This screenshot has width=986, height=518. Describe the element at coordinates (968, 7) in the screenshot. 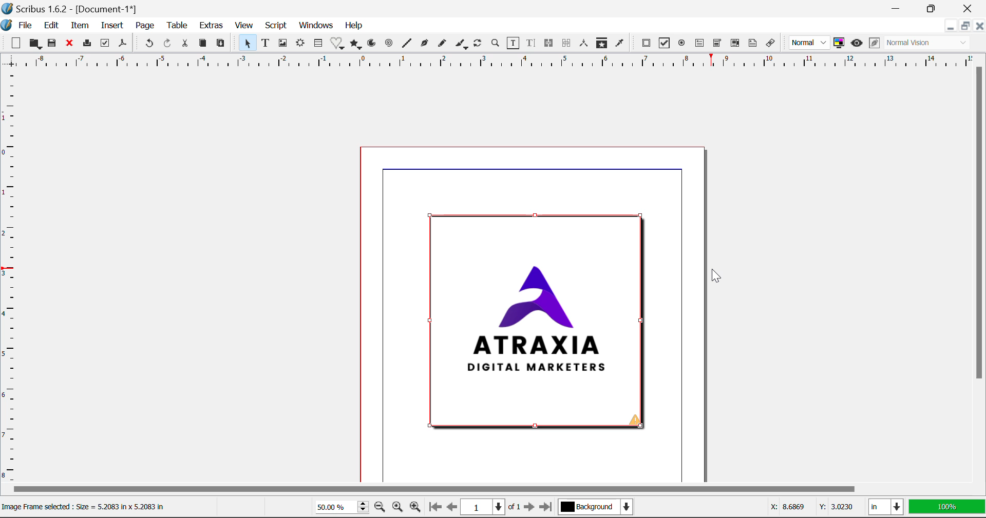

I see `Close` at that location.